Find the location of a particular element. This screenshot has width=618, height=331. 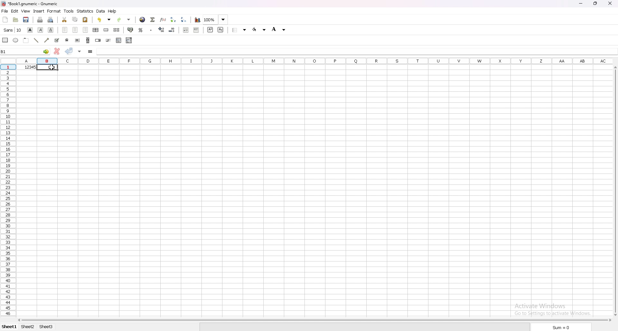

accept changes is located at coordinates (69, 52).